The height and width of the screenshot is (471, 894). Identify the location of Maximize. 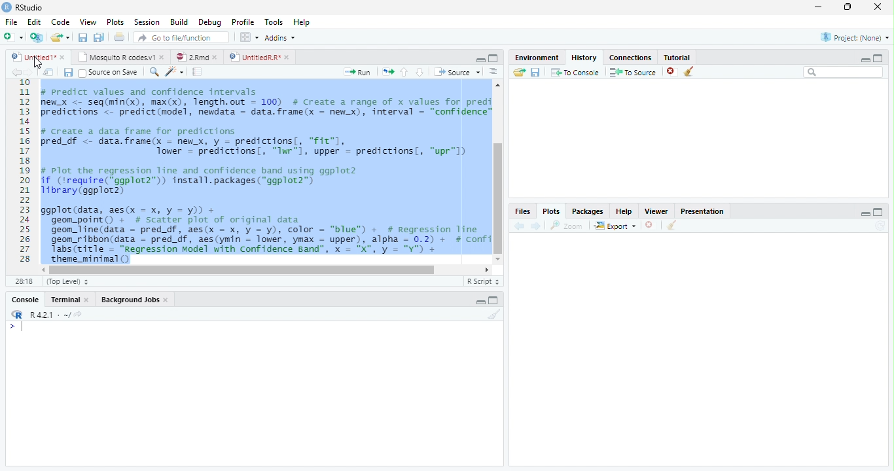
(877, 213).